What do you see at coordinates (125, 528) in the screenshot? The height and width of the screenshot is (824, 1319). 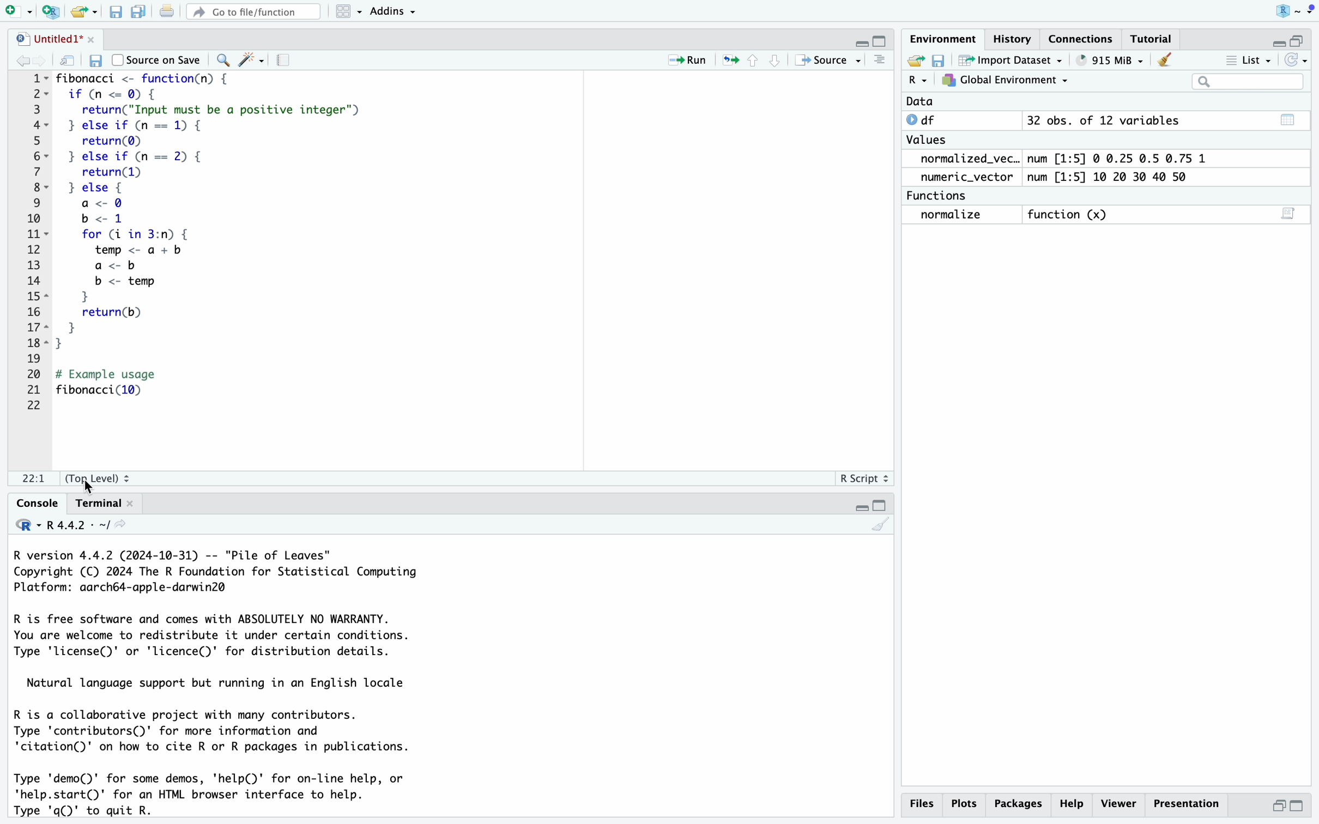 I see `view the current working directory` at bounding box center [125, 528].